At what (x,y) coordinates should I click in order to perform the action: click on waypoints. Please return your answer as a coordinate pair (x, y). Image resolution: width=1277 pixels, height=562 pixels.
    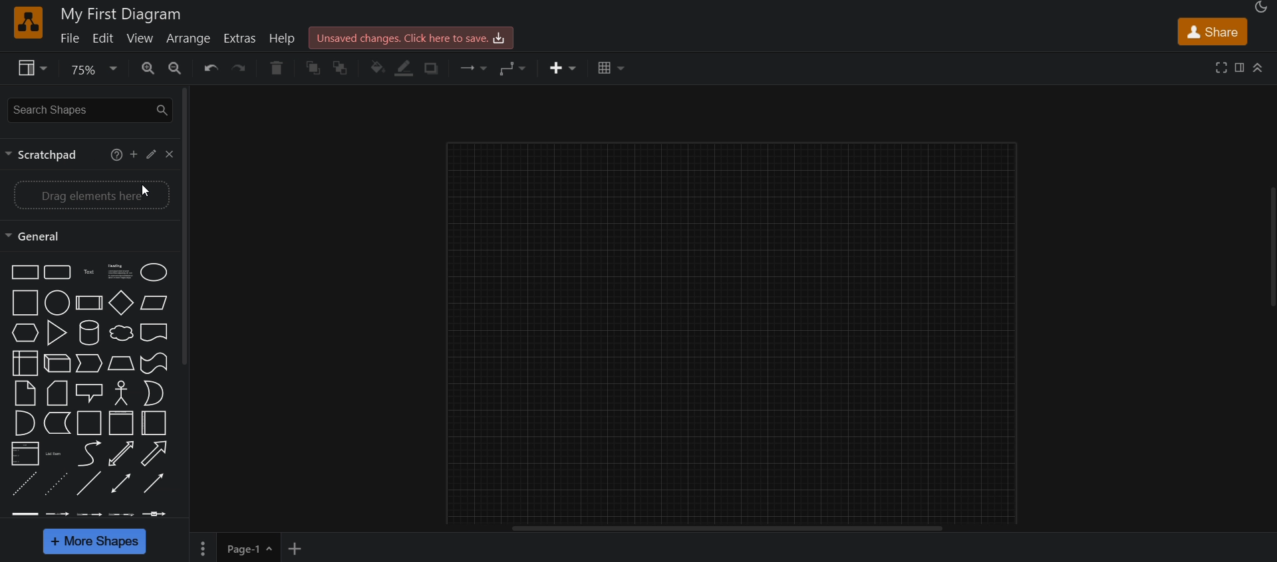
    Looking at the image, I should click on (519, 68).